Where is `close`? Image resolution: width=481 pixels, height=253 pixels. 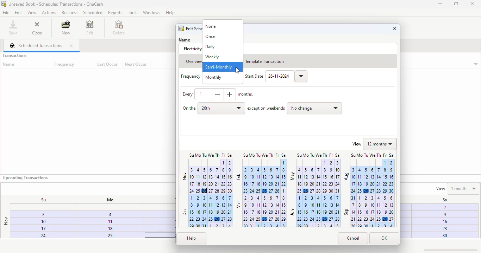 close is located at coordinates (395, 28).